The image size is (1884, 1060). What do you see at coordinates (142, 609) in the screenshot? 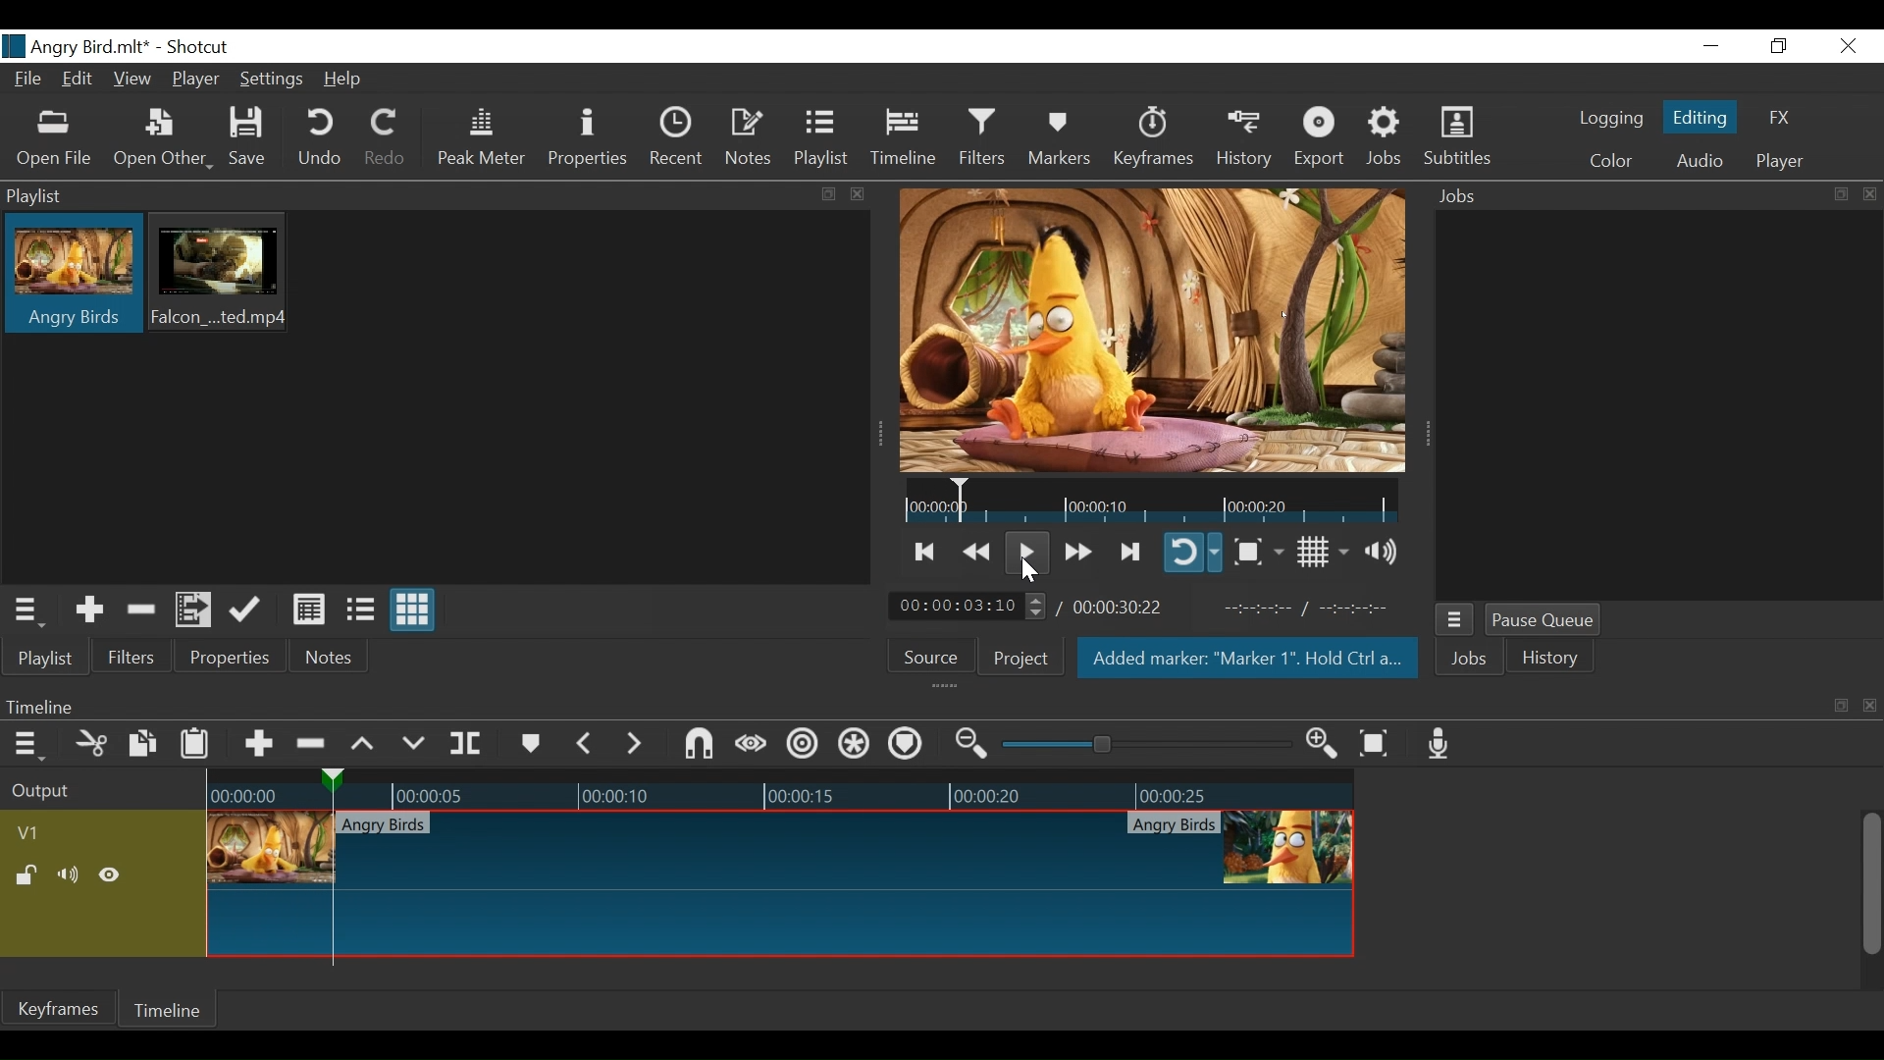
I see `Remove cut` at bounding box center [142, 609].